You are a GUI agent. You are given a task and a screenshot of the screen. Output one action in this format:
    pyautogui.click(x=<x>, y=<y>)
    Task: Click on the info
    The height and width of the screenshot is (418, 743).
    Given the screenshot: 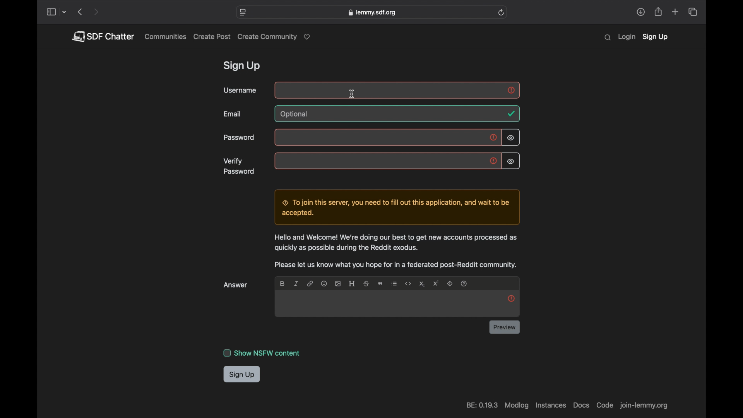 What is the action you would take?
    pyautogui.click(x=396, y=251)
    